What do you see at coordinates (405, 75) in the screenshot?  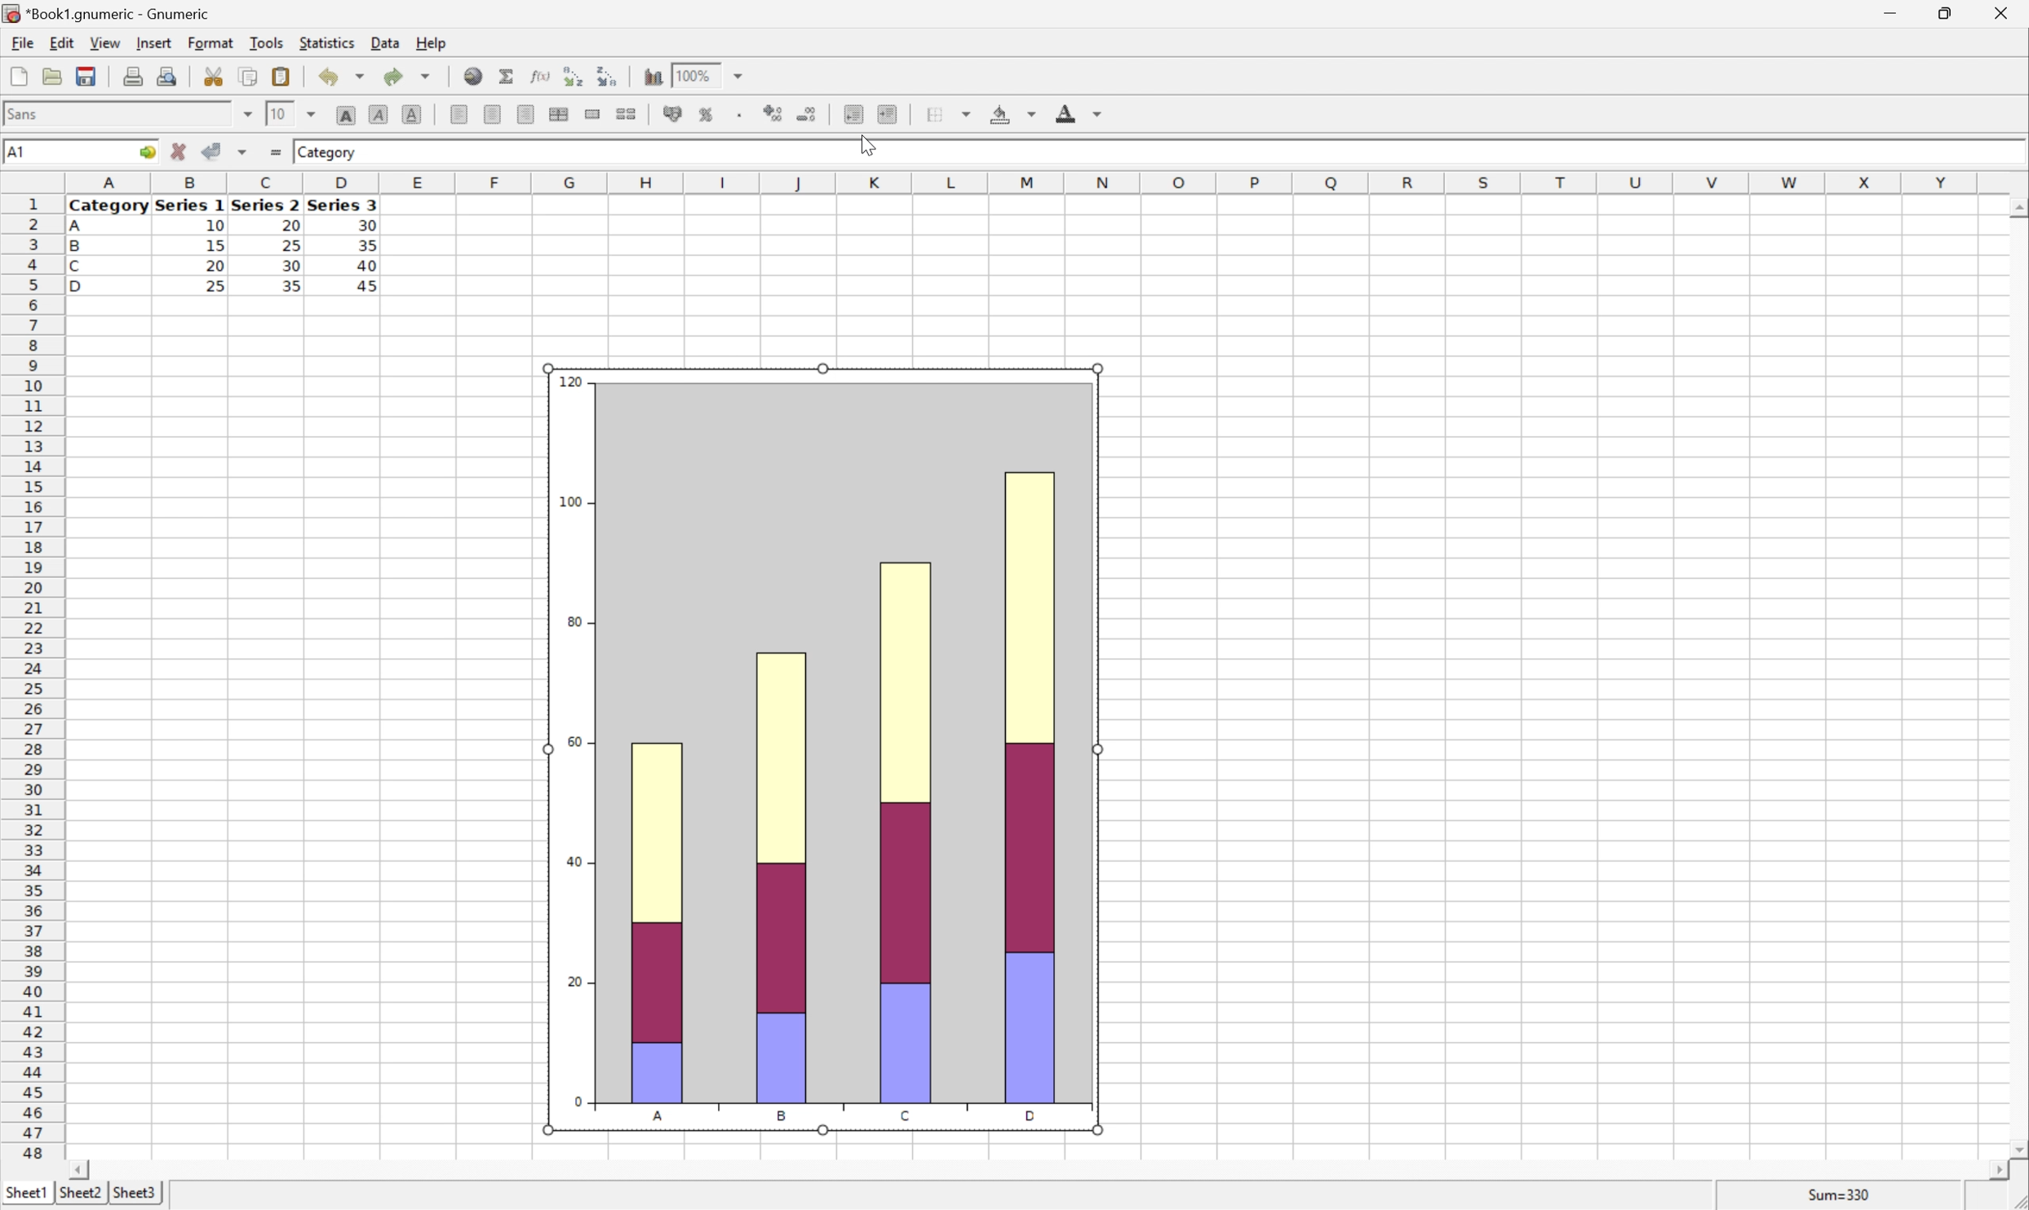 I see `Redo` at bounding box center [405, 75].